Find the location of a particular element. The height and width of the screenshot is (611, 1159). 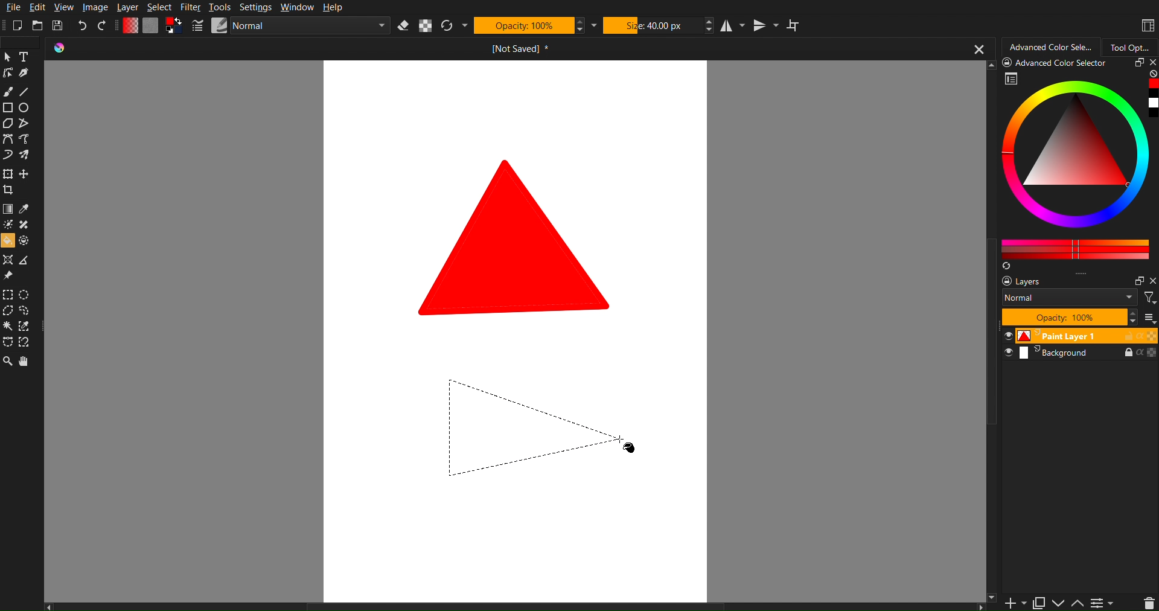

Free shape is located at coordinates (26, 140).